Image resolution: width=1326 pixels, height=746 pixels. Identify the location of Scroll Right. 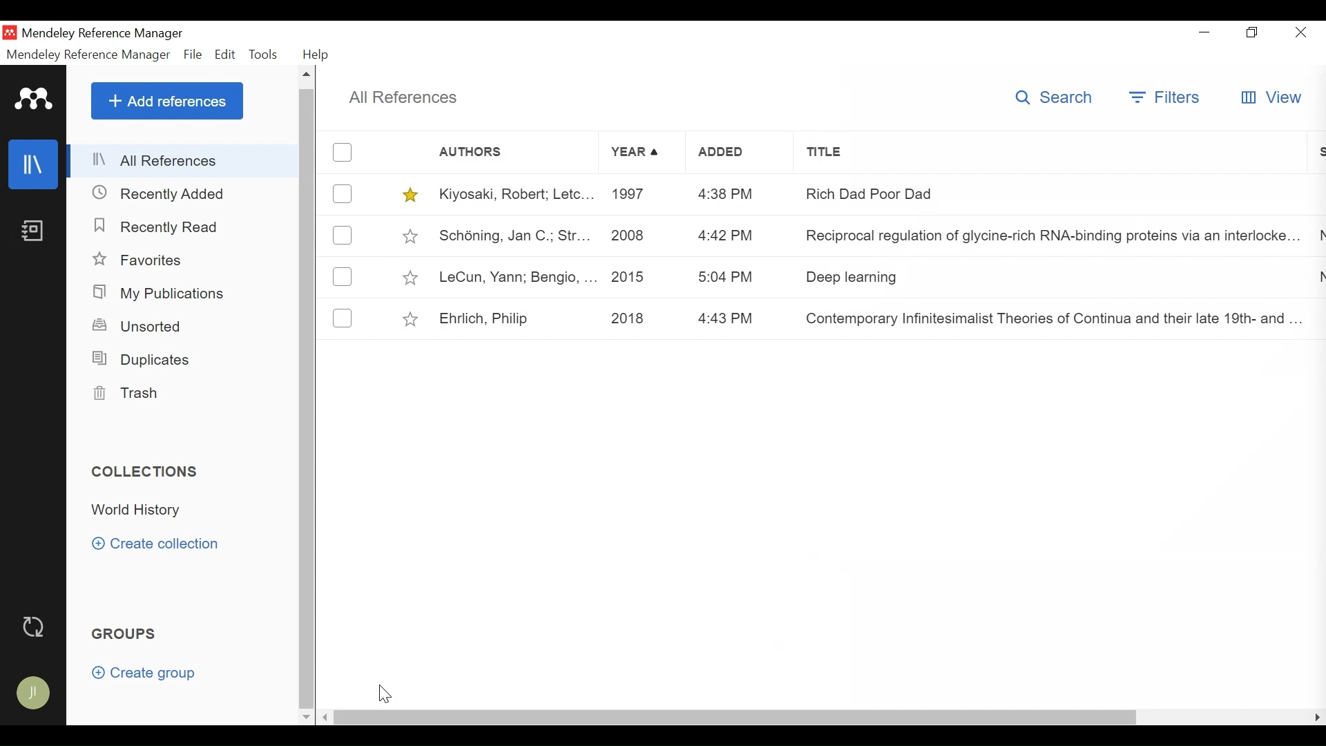
(1316, 718).